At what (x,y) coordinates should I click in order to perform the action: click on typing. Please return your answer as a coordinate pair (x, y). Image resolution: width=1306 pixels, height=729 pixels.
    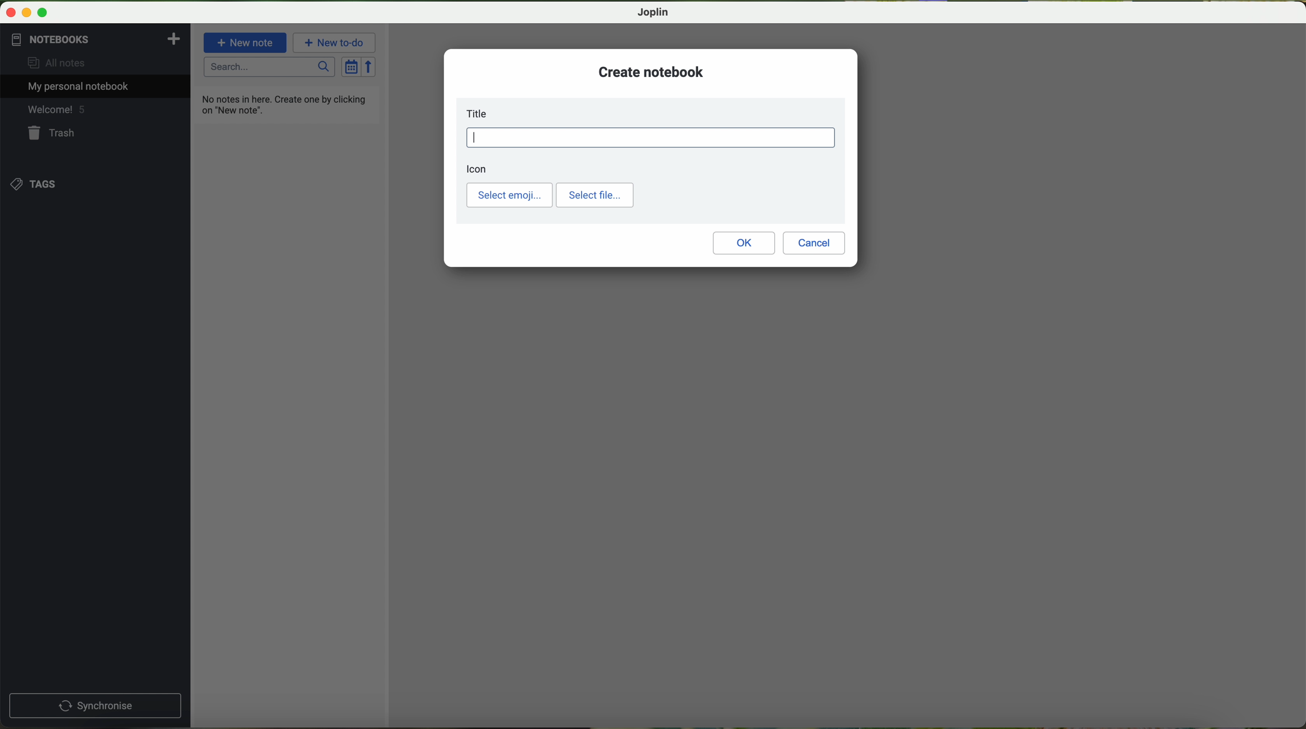
    Looking at the image, I should click on (651, 137).